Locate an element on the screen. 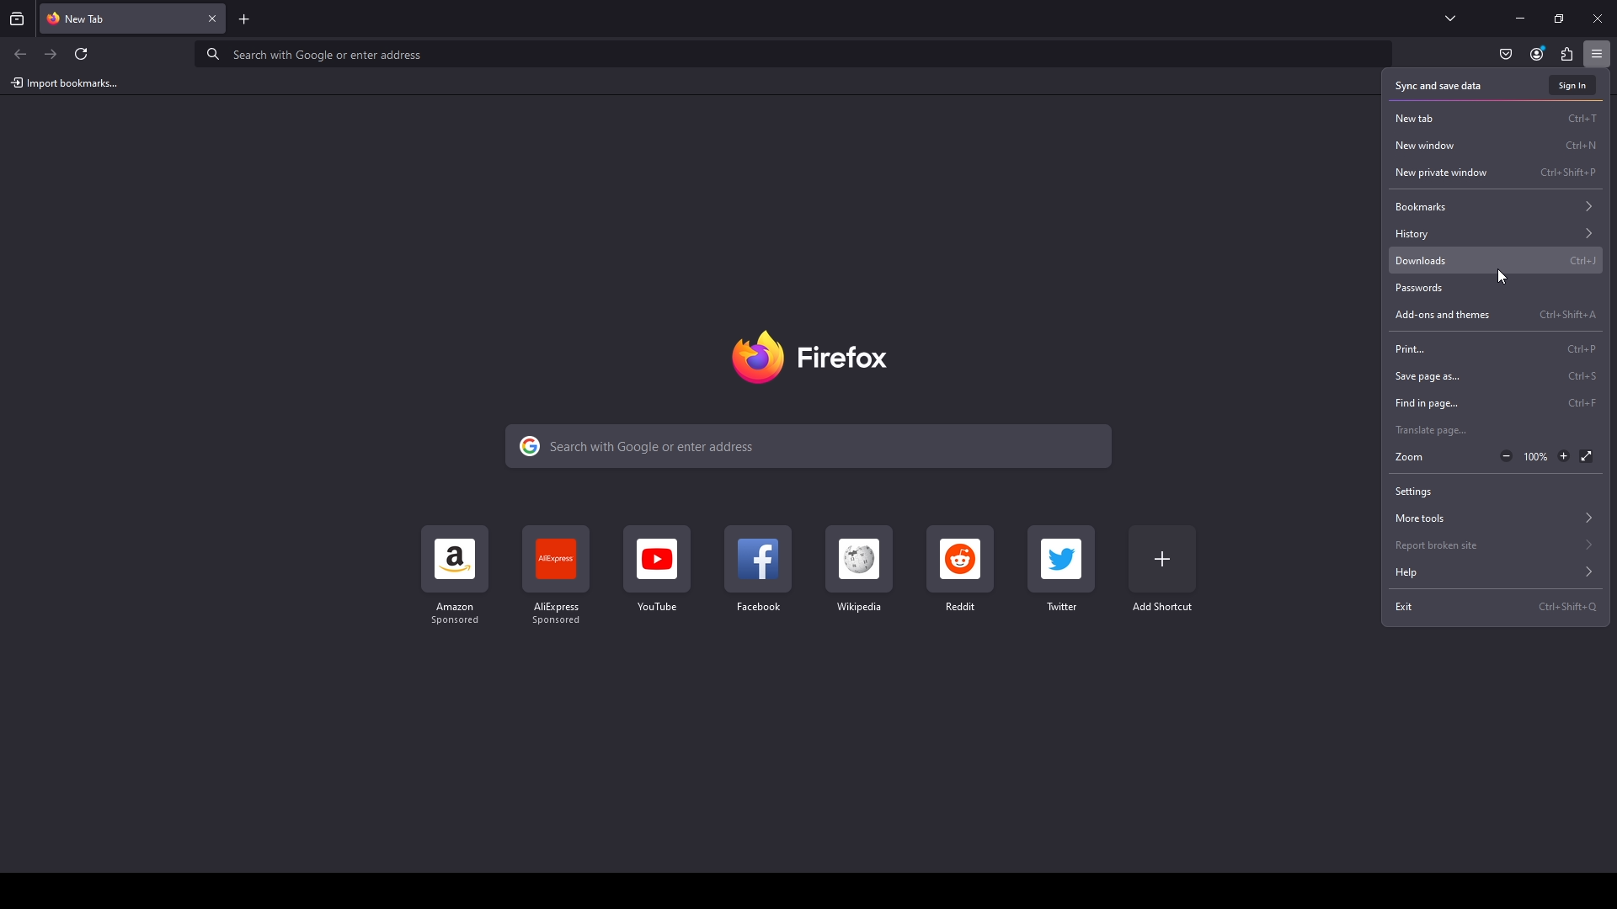 This screenshot has height=909, width=1617. open application menu is located at coordinates (1601, 54).